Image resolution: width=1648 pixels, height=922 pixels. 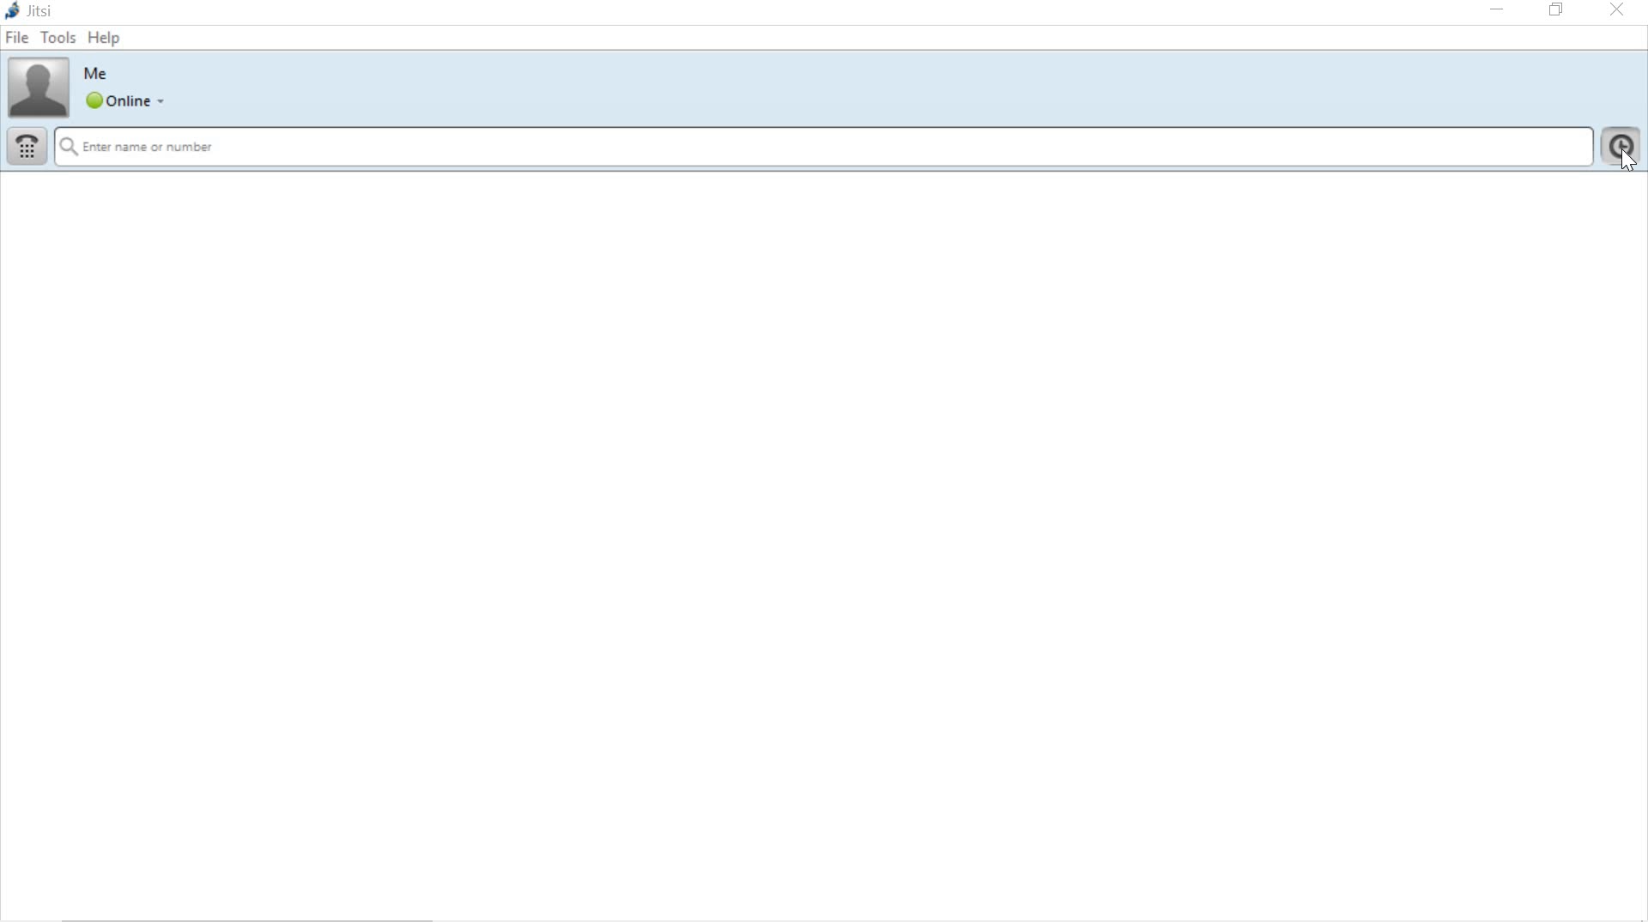 What do you see at coordinates (823, 149) in the screenshot?
I see `search contacts` at bounding box center [823, 149].